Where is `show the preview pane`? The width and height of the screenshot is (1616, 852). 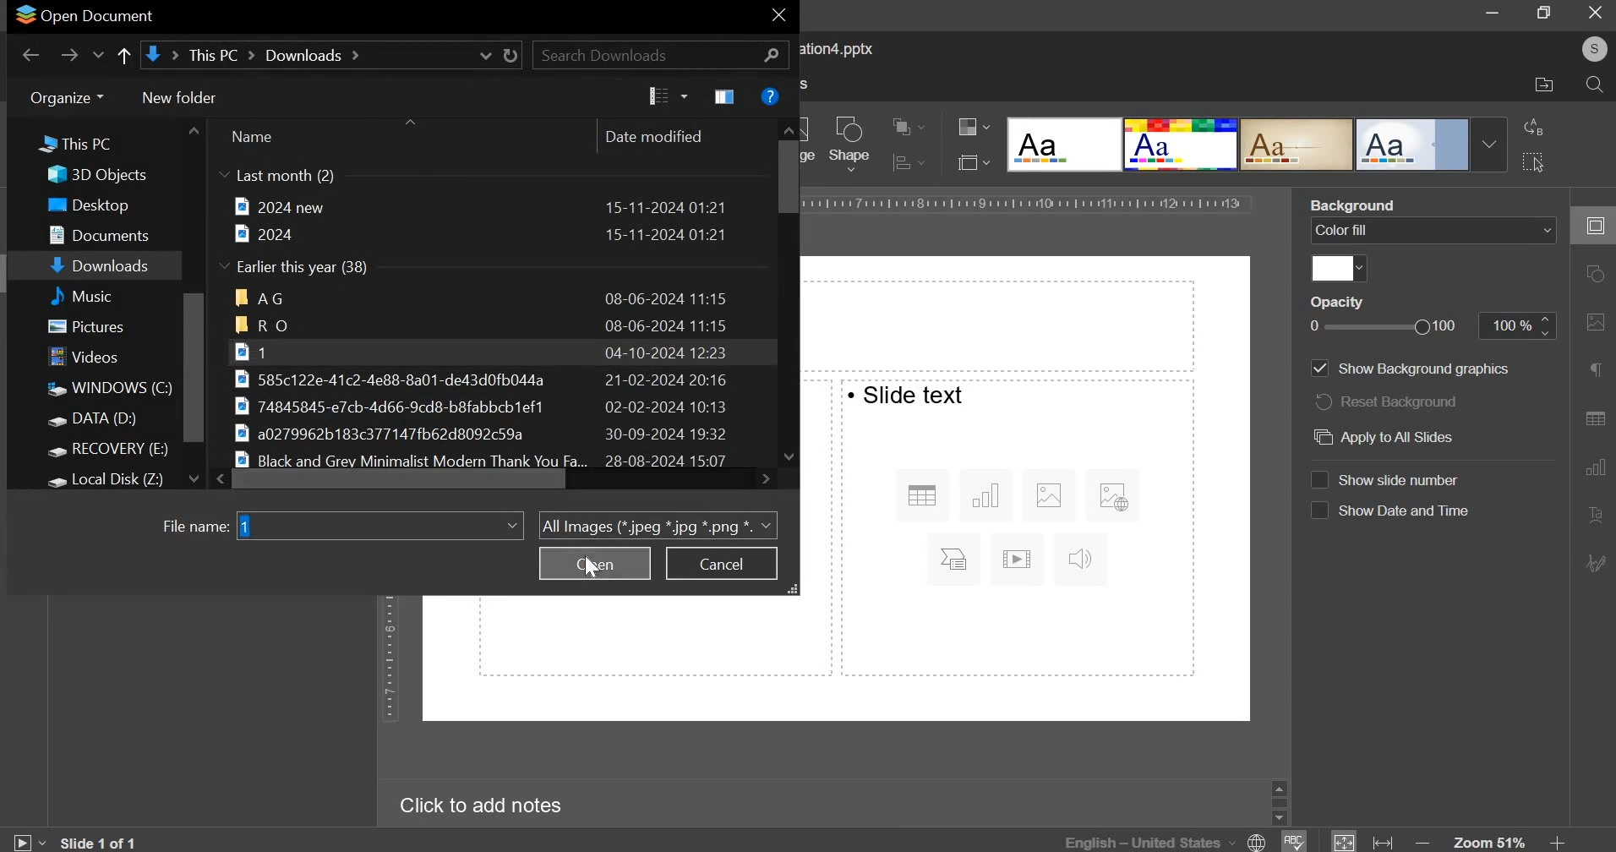
show the preview pane is located at coordinates (727, 96).